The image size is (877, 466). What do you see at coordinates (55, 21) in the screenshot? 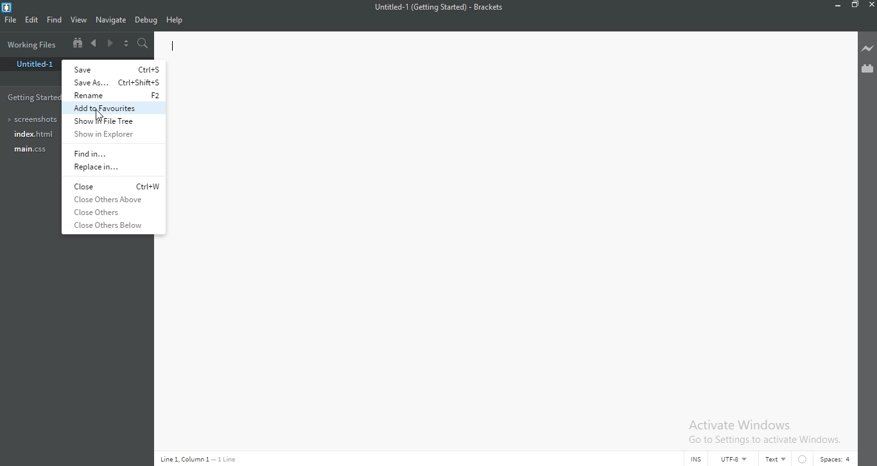
I see `Find` at bounding box center [55, 21].